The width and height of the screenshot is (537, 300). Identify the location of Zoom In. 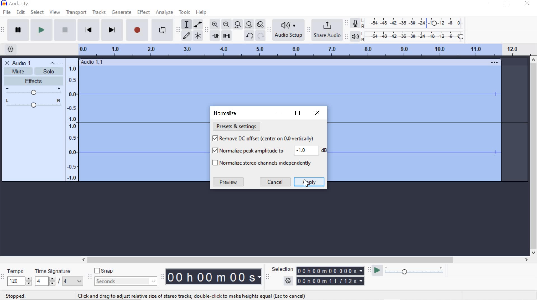
(215, 24).